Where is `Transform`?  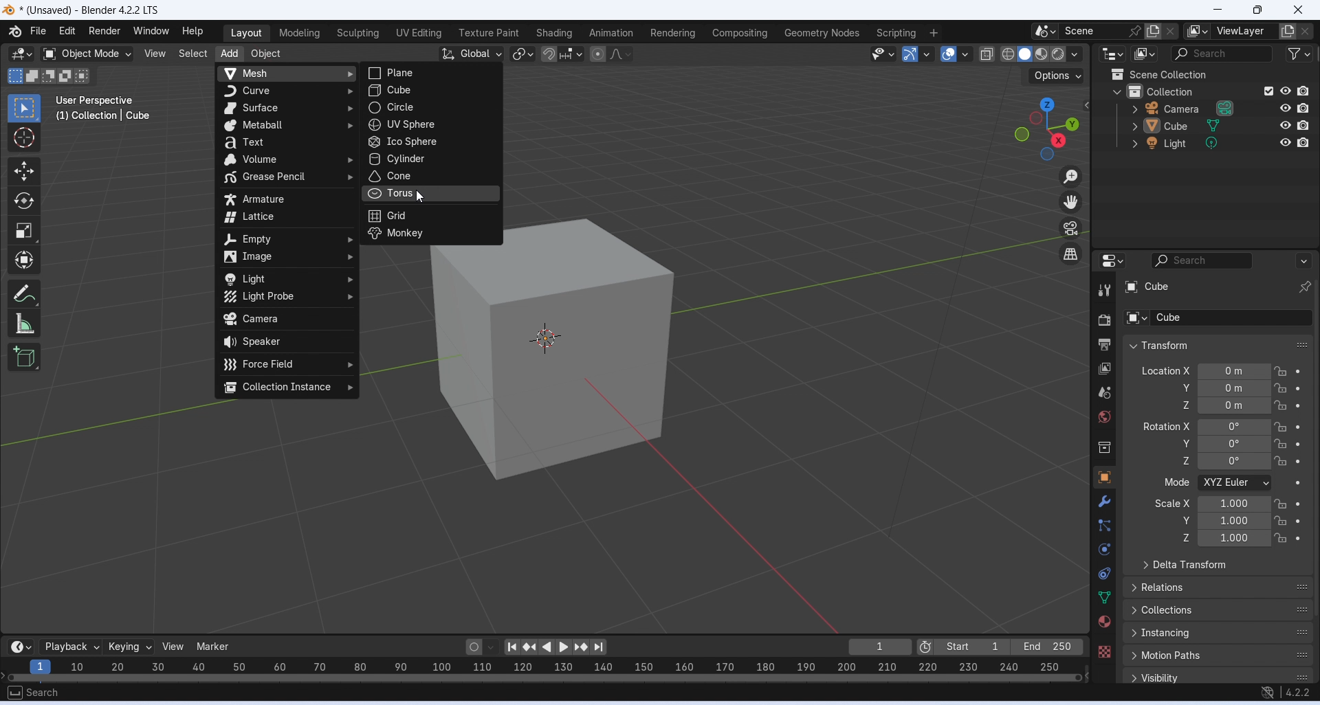 Transform is located at coordinates (25, 260).